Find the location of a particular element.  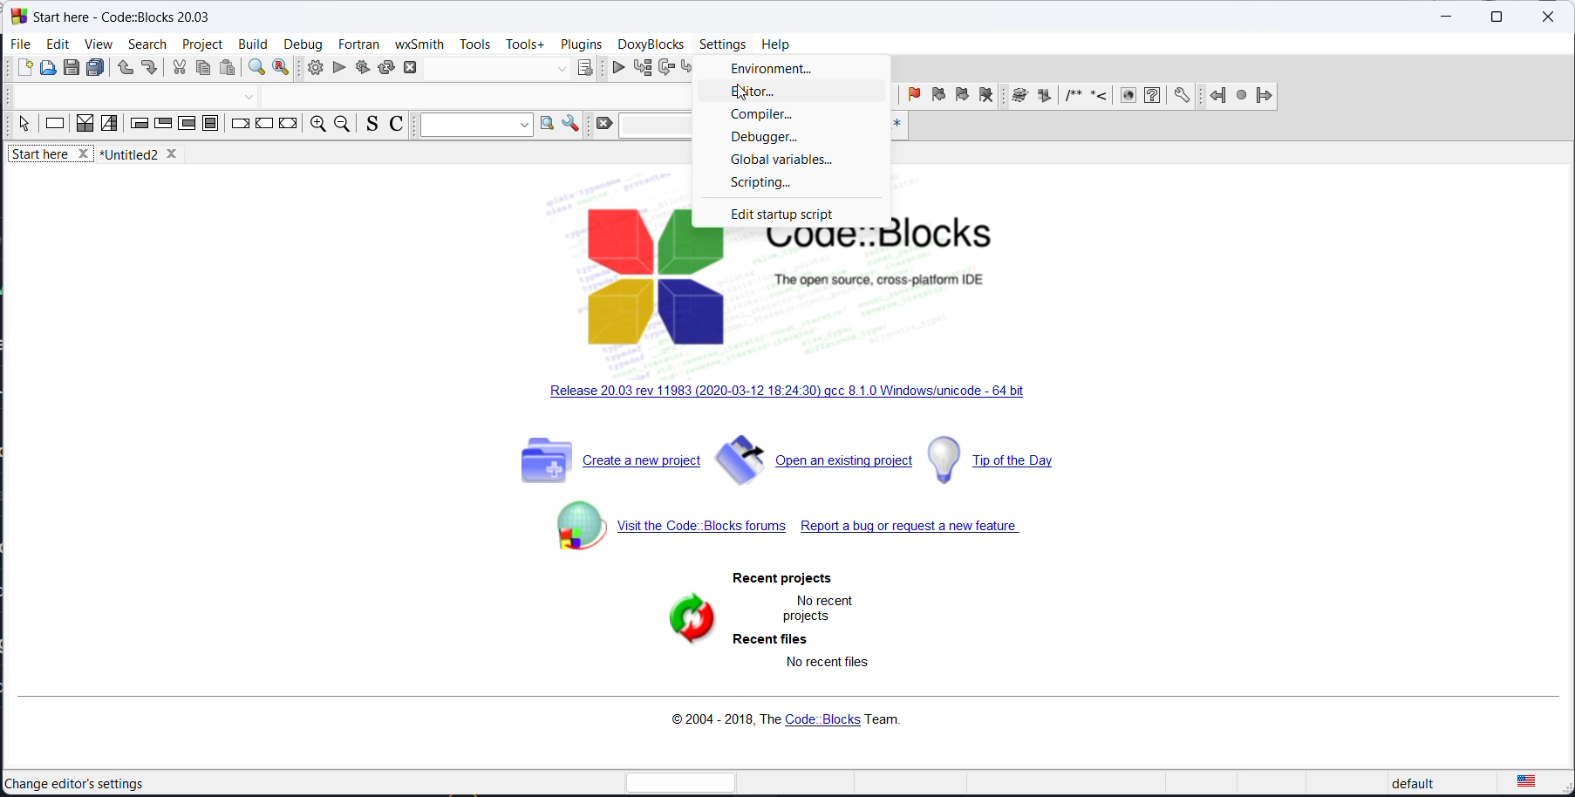

copyright is located at coordinates (781, 721).